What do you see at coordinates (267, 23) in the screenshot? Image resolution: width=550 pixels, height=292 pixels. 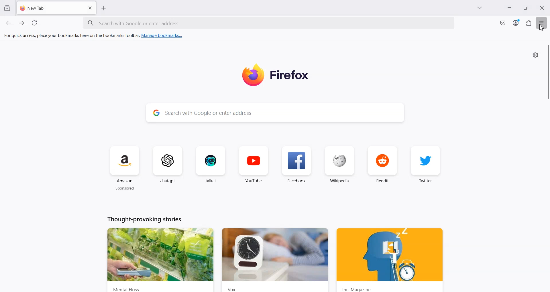 I see `Search bar` at bounding box center [267, 23].